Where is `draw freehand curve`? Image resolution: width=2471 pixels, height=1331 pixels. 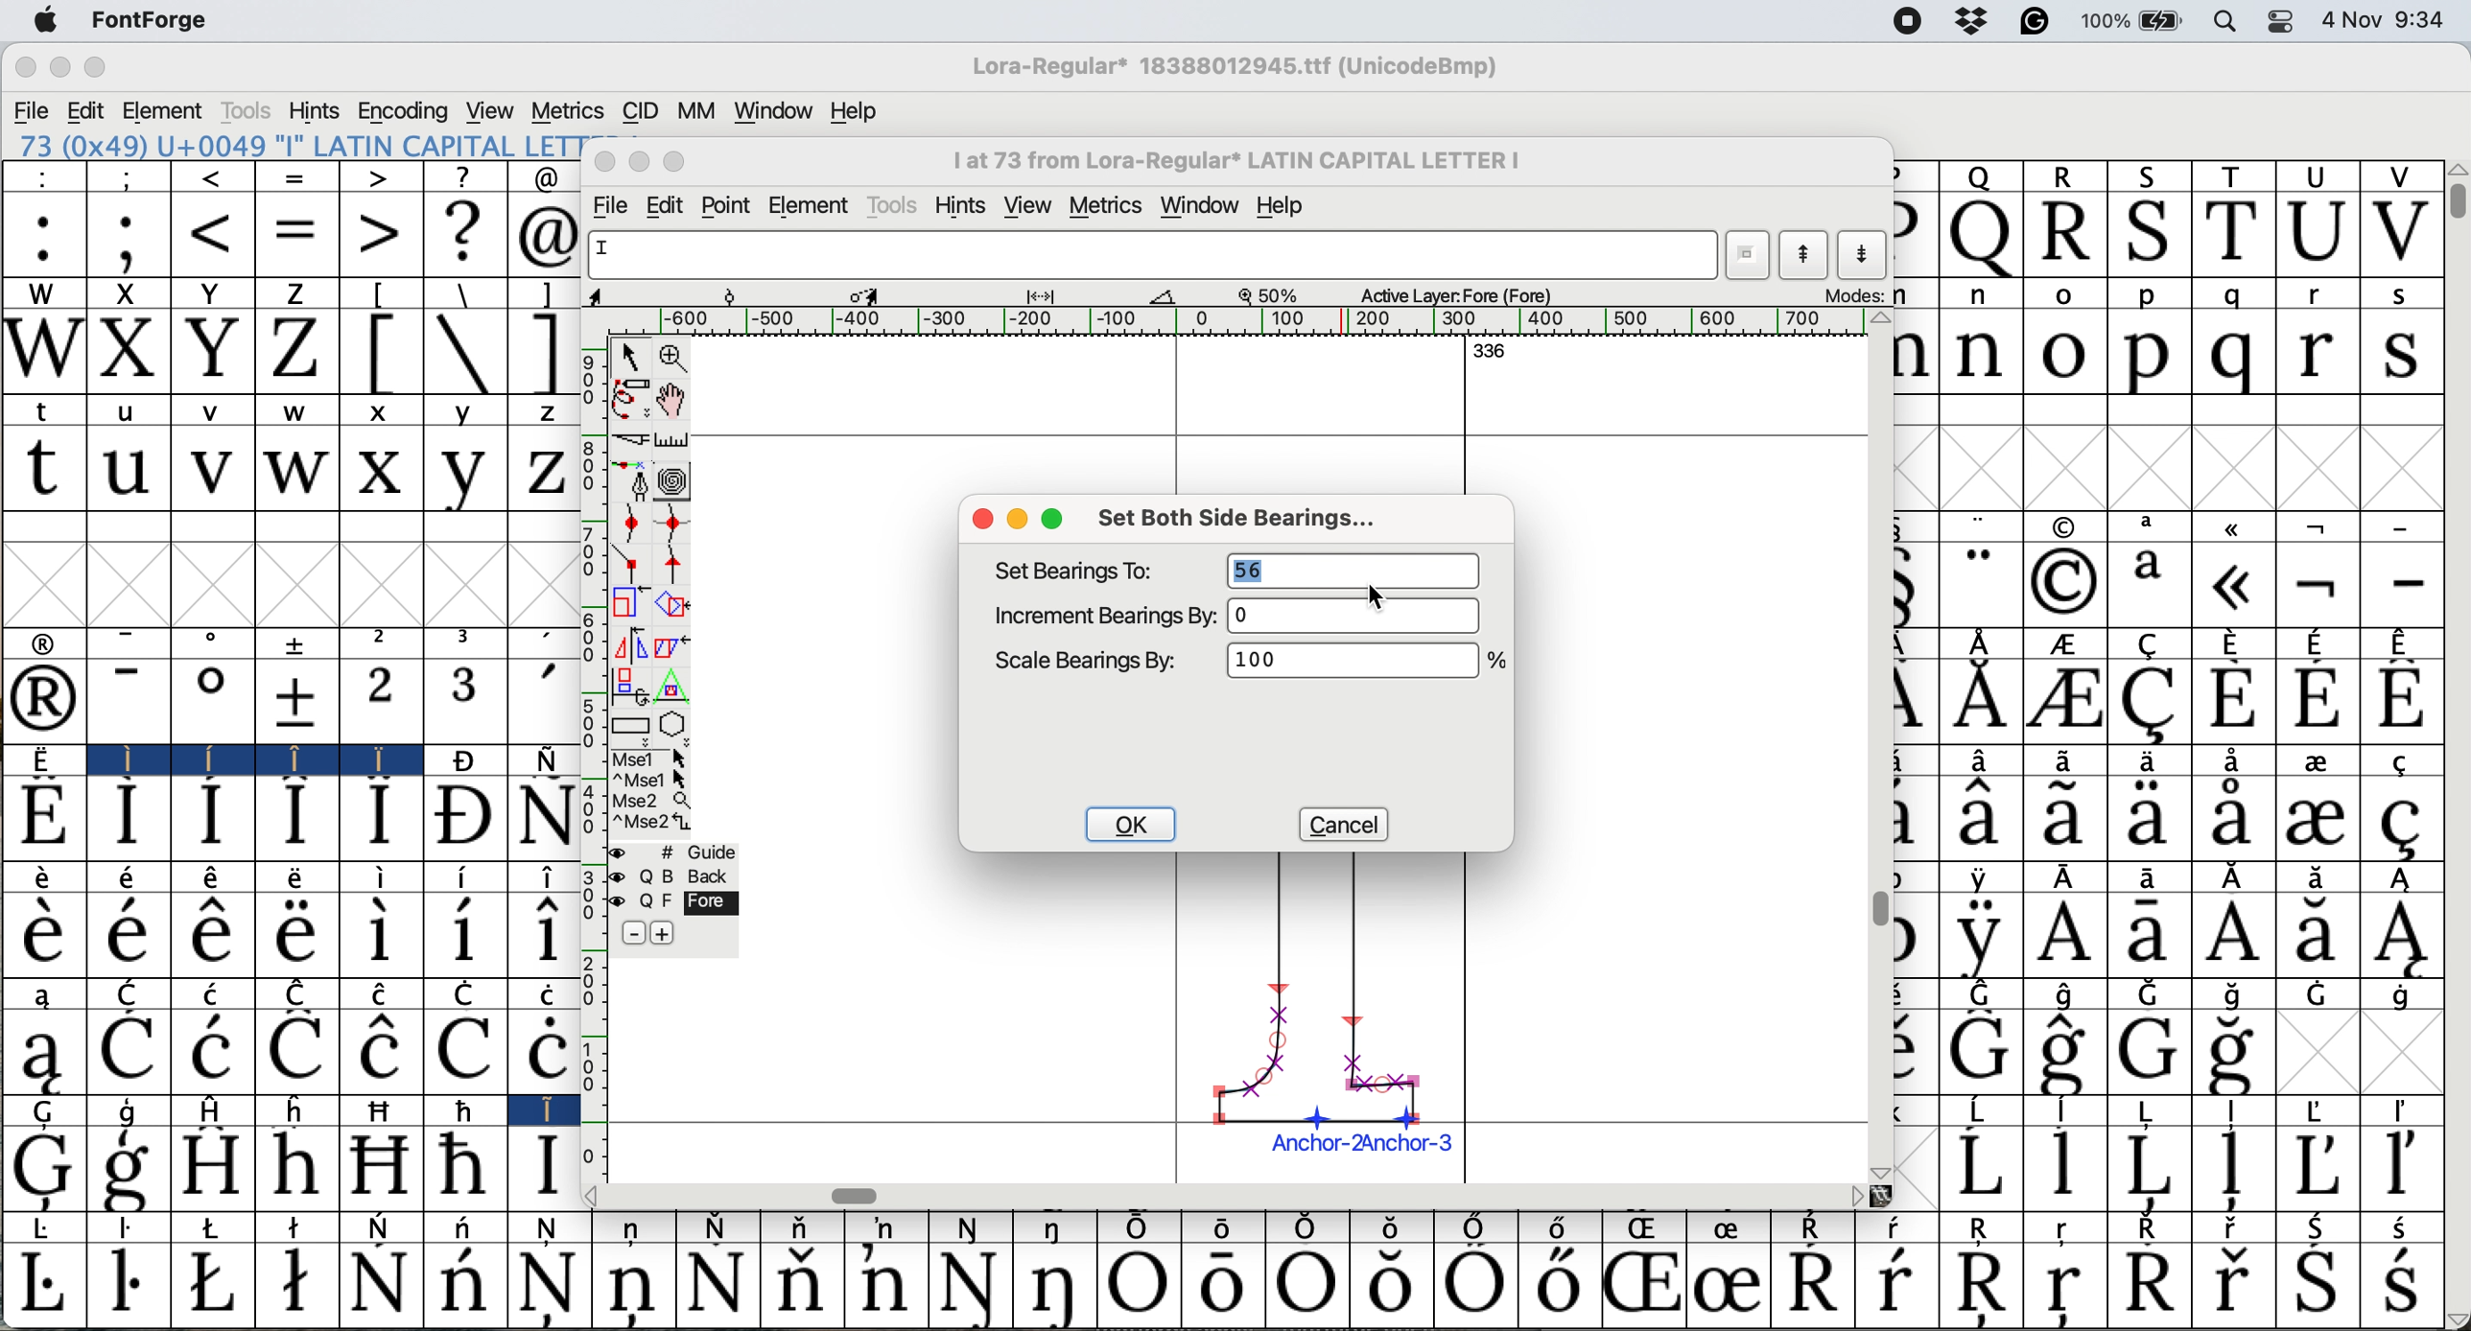 draw freehand curve is located at coordinates (628, 397).